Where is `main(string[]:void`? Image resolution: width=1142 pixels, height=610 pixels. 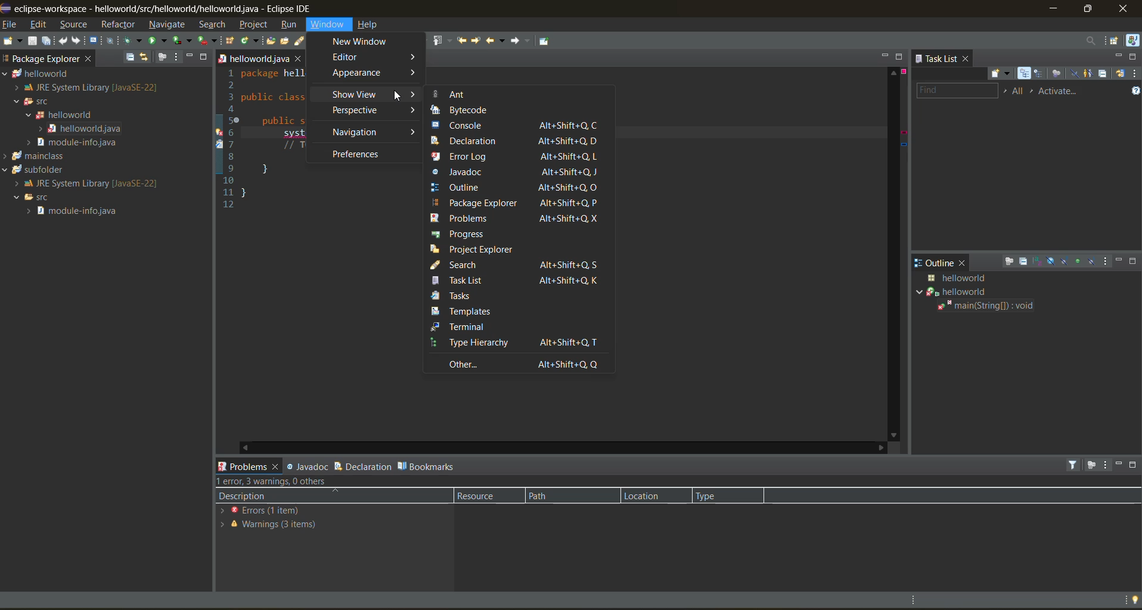 main(string[]:void is located at coordinates (1003, 307).